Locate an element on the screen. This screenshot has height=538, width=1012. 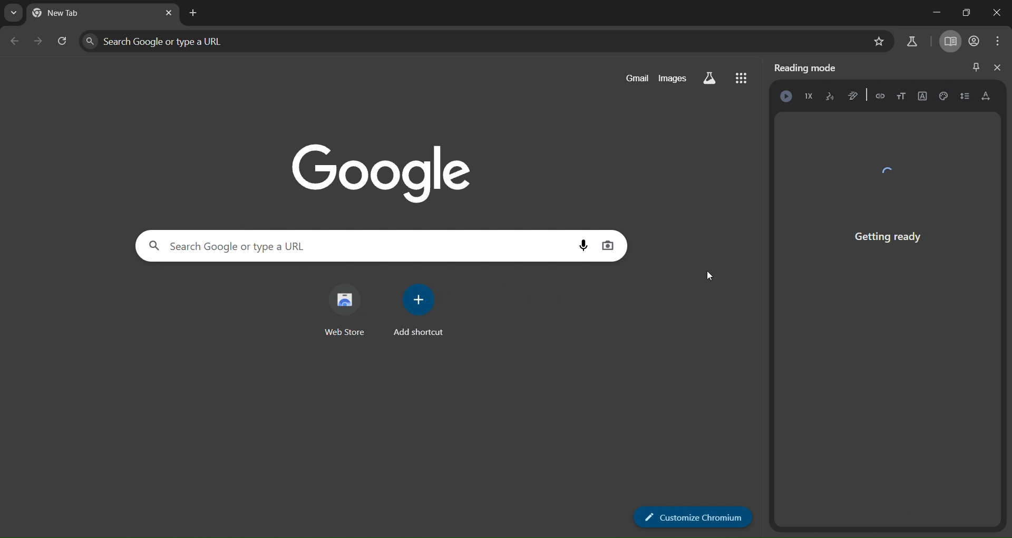
go forward one page is located at coordinates (37, 40).